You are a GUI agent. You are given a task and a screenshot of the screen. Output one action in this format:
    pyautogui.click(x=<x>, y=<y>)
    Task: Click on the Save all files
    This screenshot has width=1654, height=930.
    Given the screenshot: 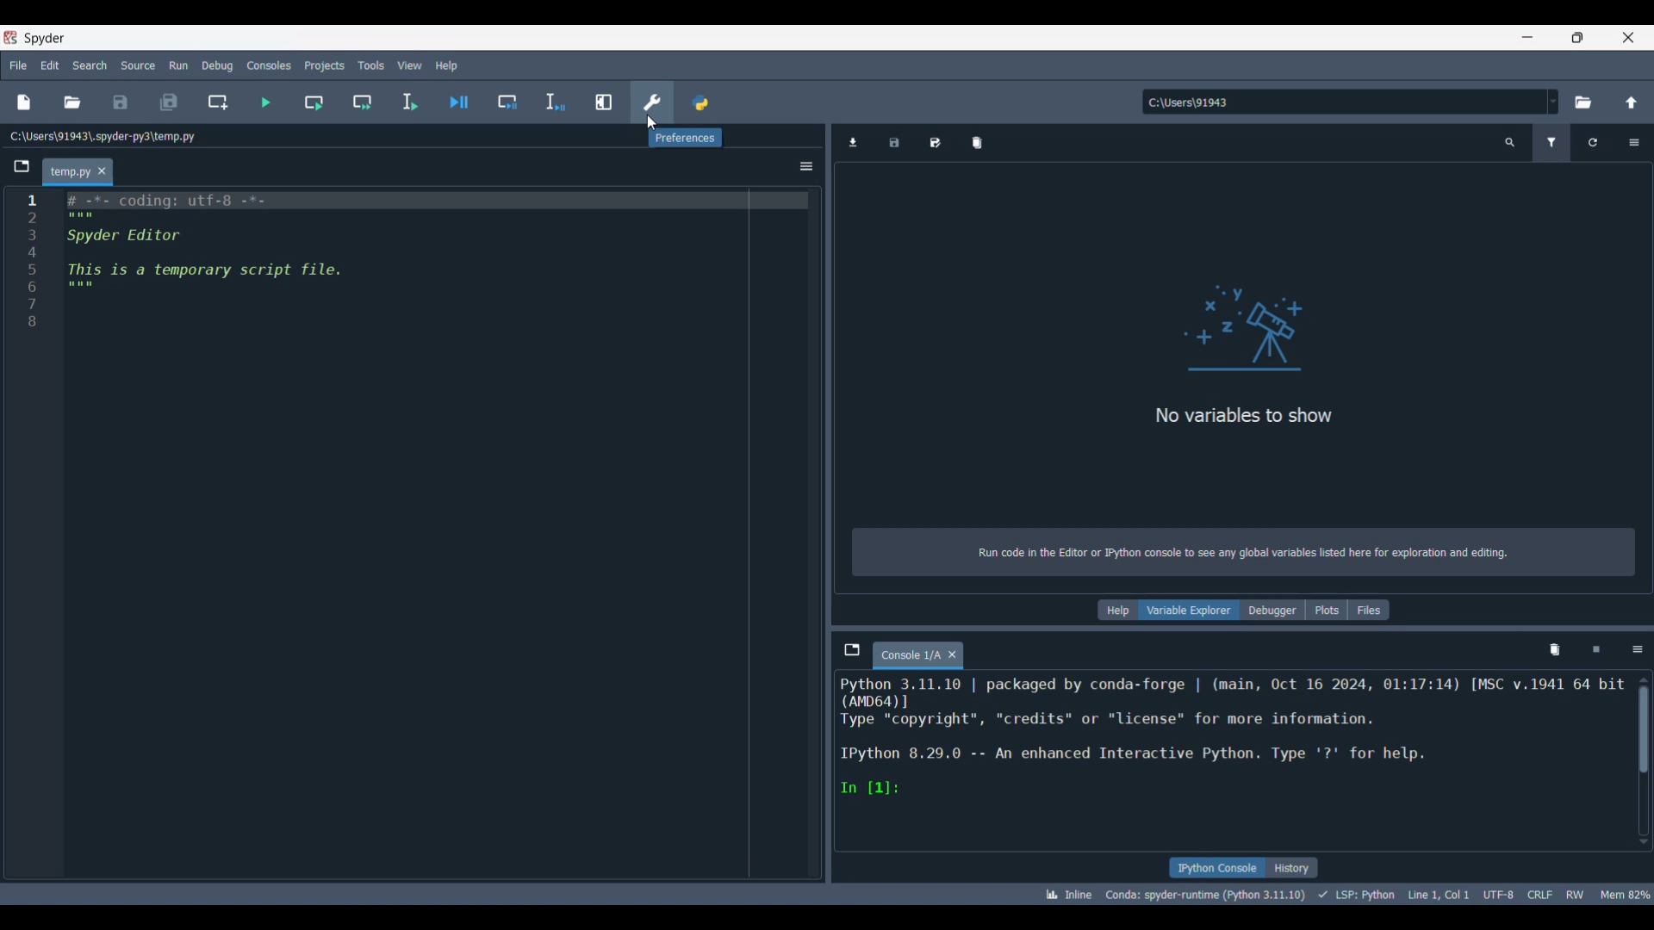 What is the action you would take?
    pyautogui.click(x=169, y=102)
    